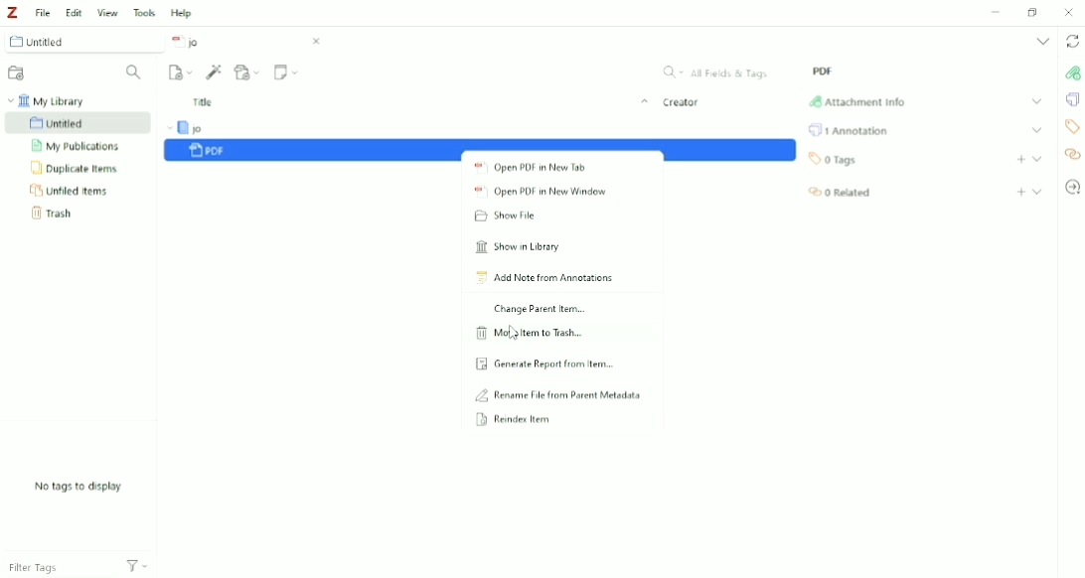 This screenshot has height=578, width=1085. I want to click on Move Item to Trash, so click(541, 335).